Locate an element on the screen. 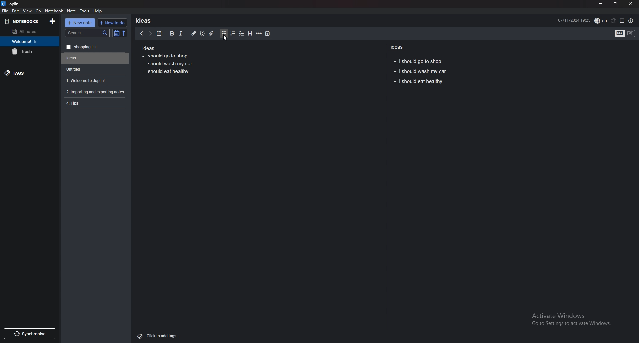 Image resolution: width=639 pixels, height=343 pixels. add notebooks is located at coordinates (52, 21).